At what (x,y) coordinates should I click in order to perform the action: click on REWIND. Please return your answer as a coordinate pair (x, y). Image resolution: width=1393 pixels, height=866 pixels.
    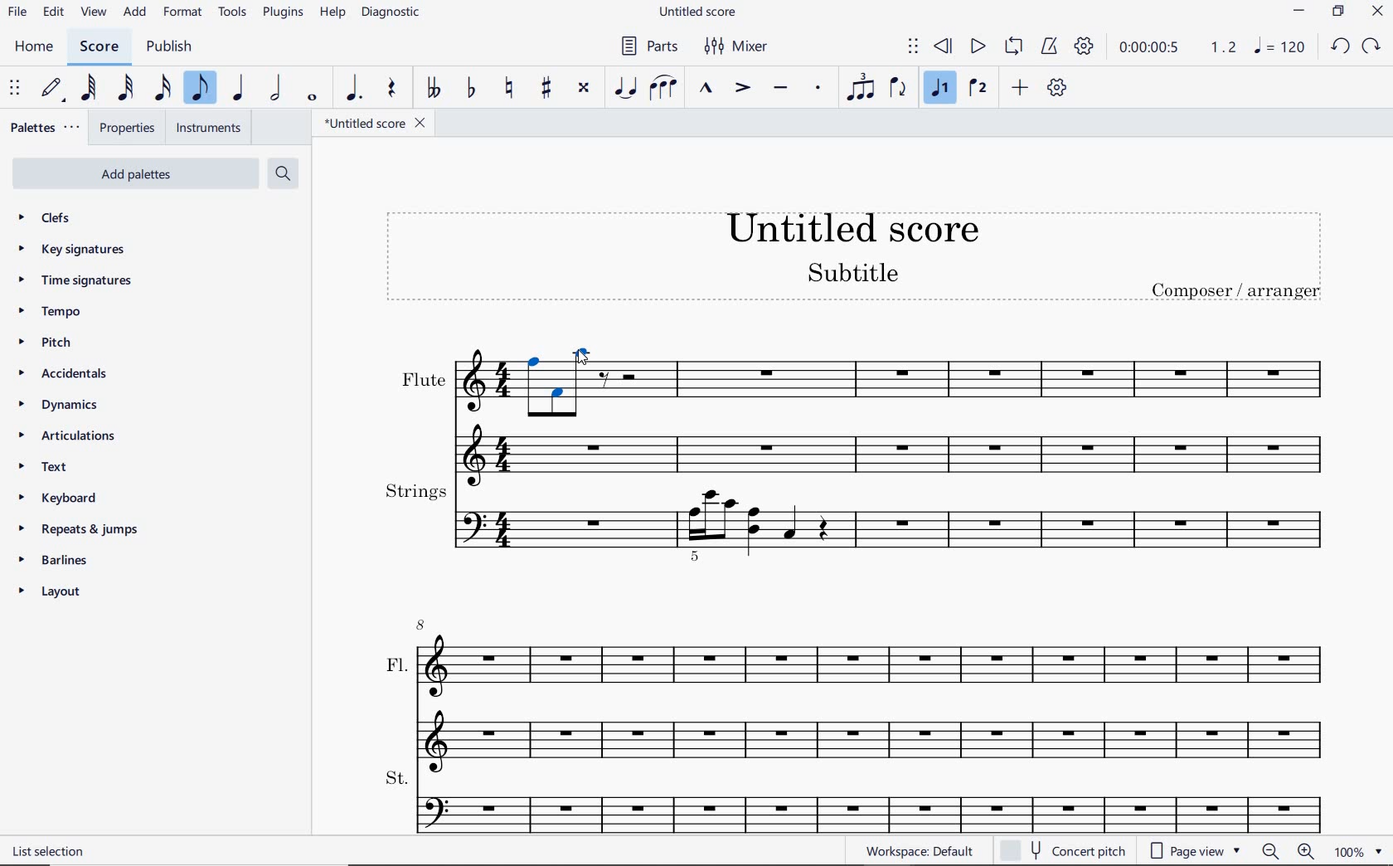
    Looking at the image, I should click on (940, 46).